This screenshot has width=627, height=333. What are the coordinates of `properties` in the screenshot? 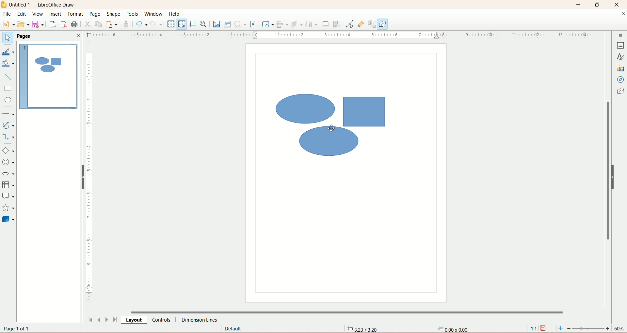 It's located at (621, 45).